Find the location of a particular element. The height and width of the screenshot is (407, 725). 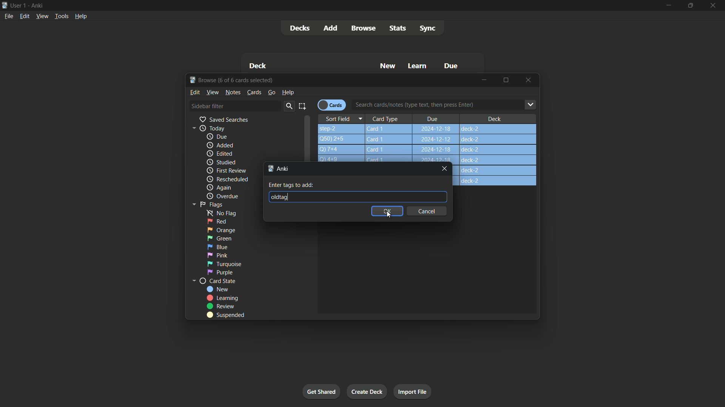

minimize is located at coordinates (667, 6).